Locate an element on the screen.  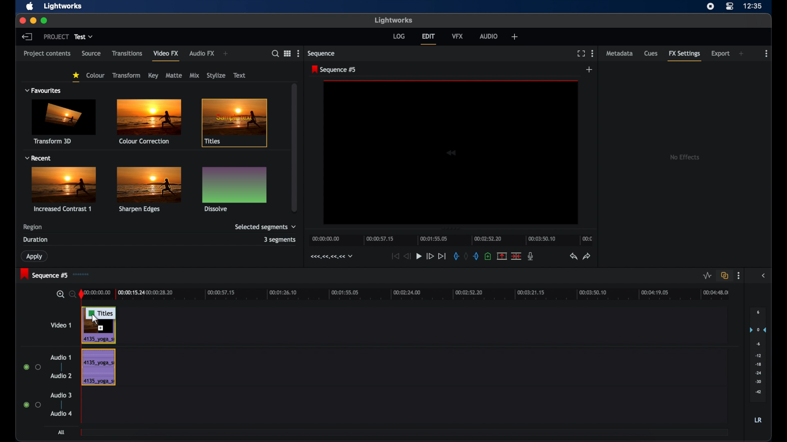
3 segments is located at coordinates (280, 239).